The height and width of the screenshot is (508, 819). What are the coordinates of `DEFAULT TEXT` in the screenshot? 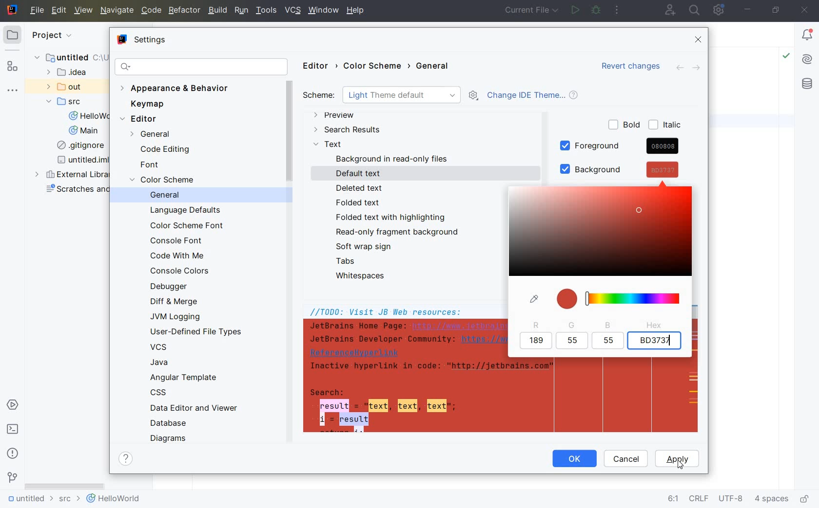 It's located at (360, 174).